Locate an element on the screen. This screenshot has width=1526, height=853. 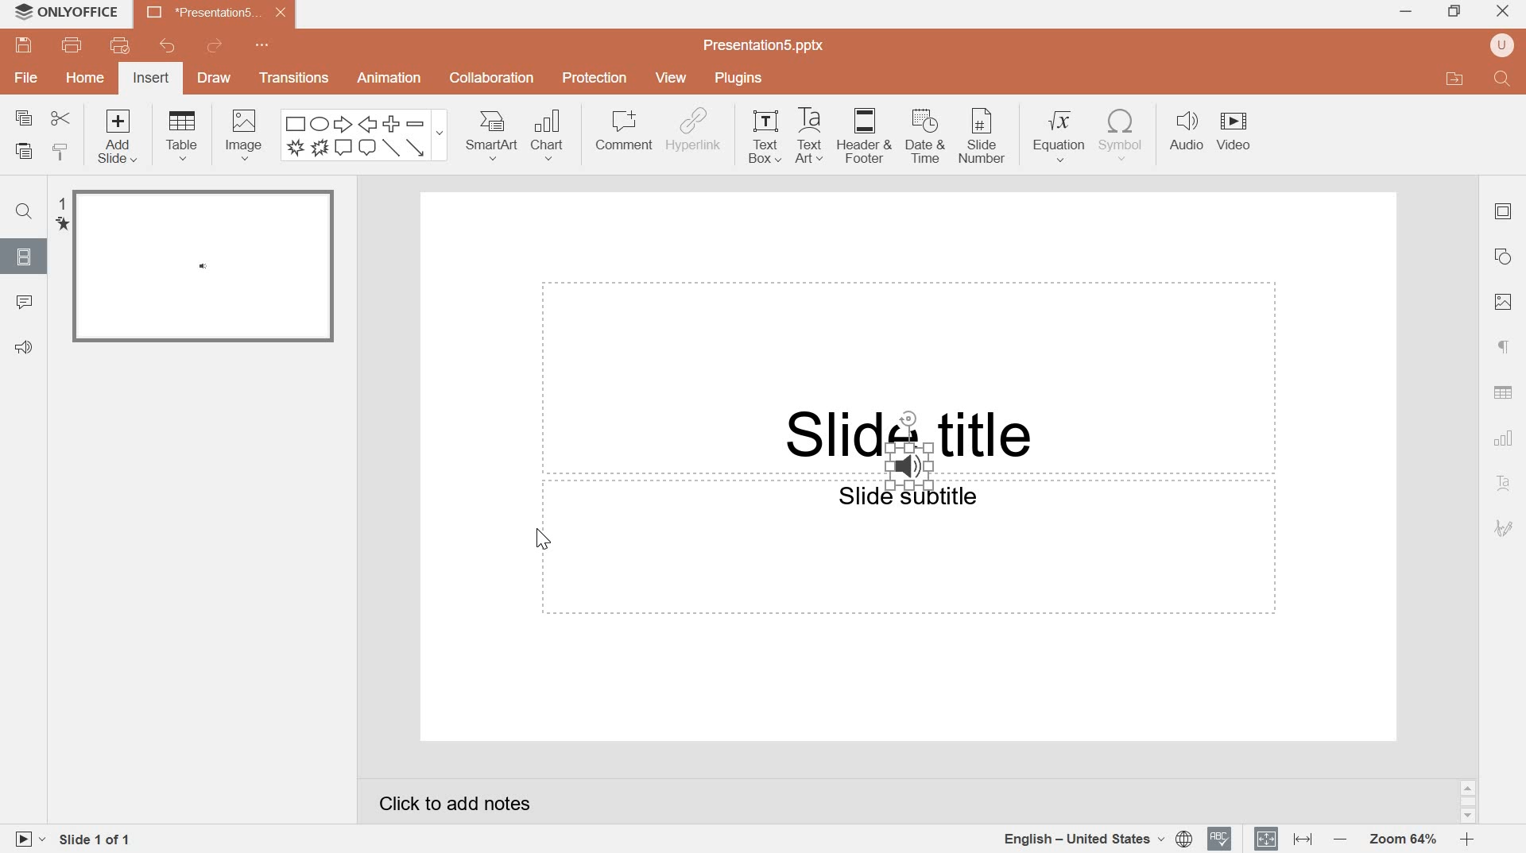
click to add notes is located at coordinates (456, 804).